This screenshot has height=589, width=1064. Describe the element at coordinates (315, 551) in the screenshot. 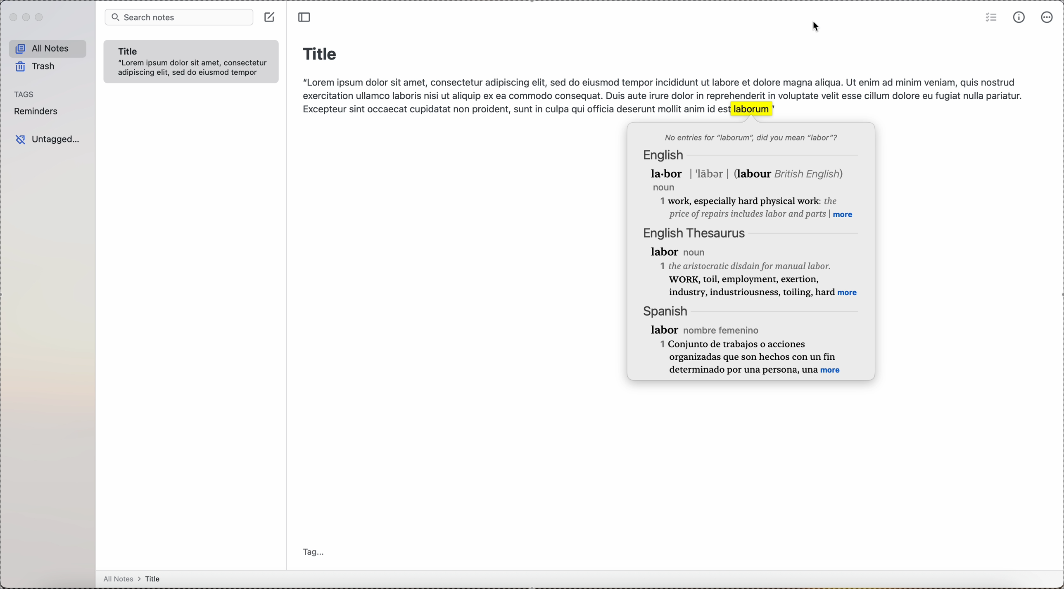

I see `tag` at that location.